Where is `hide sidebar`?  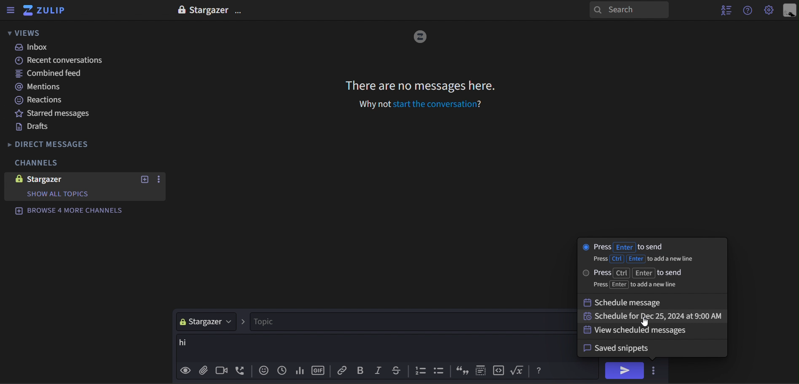
hide sidebar is located at coordinates (11, 11).